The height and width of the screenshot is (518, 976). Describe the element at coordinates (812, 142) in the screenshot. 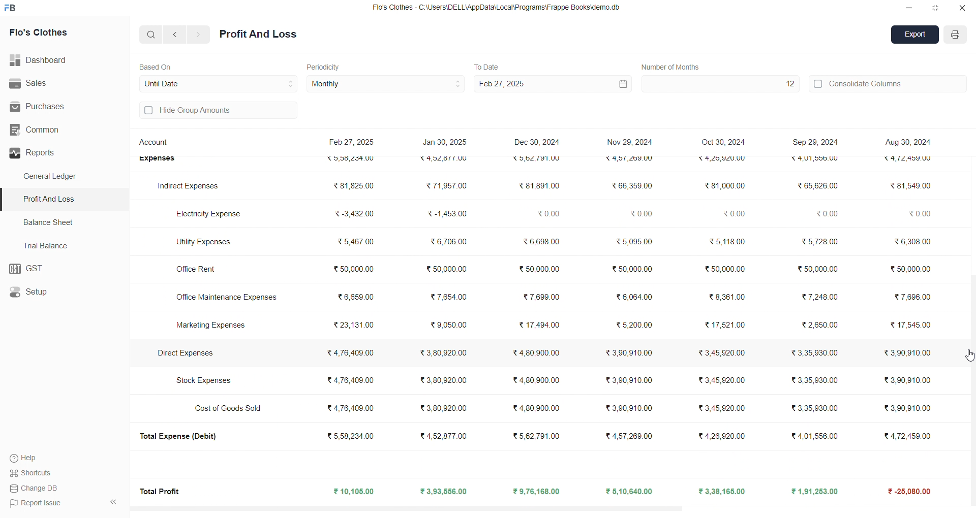

I see `Sep 29, 2024` at that location.